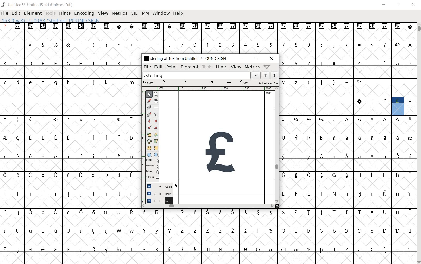  Describe the element at coordinates (359, 138) in the screenshot. I see `Symbol` at that location.